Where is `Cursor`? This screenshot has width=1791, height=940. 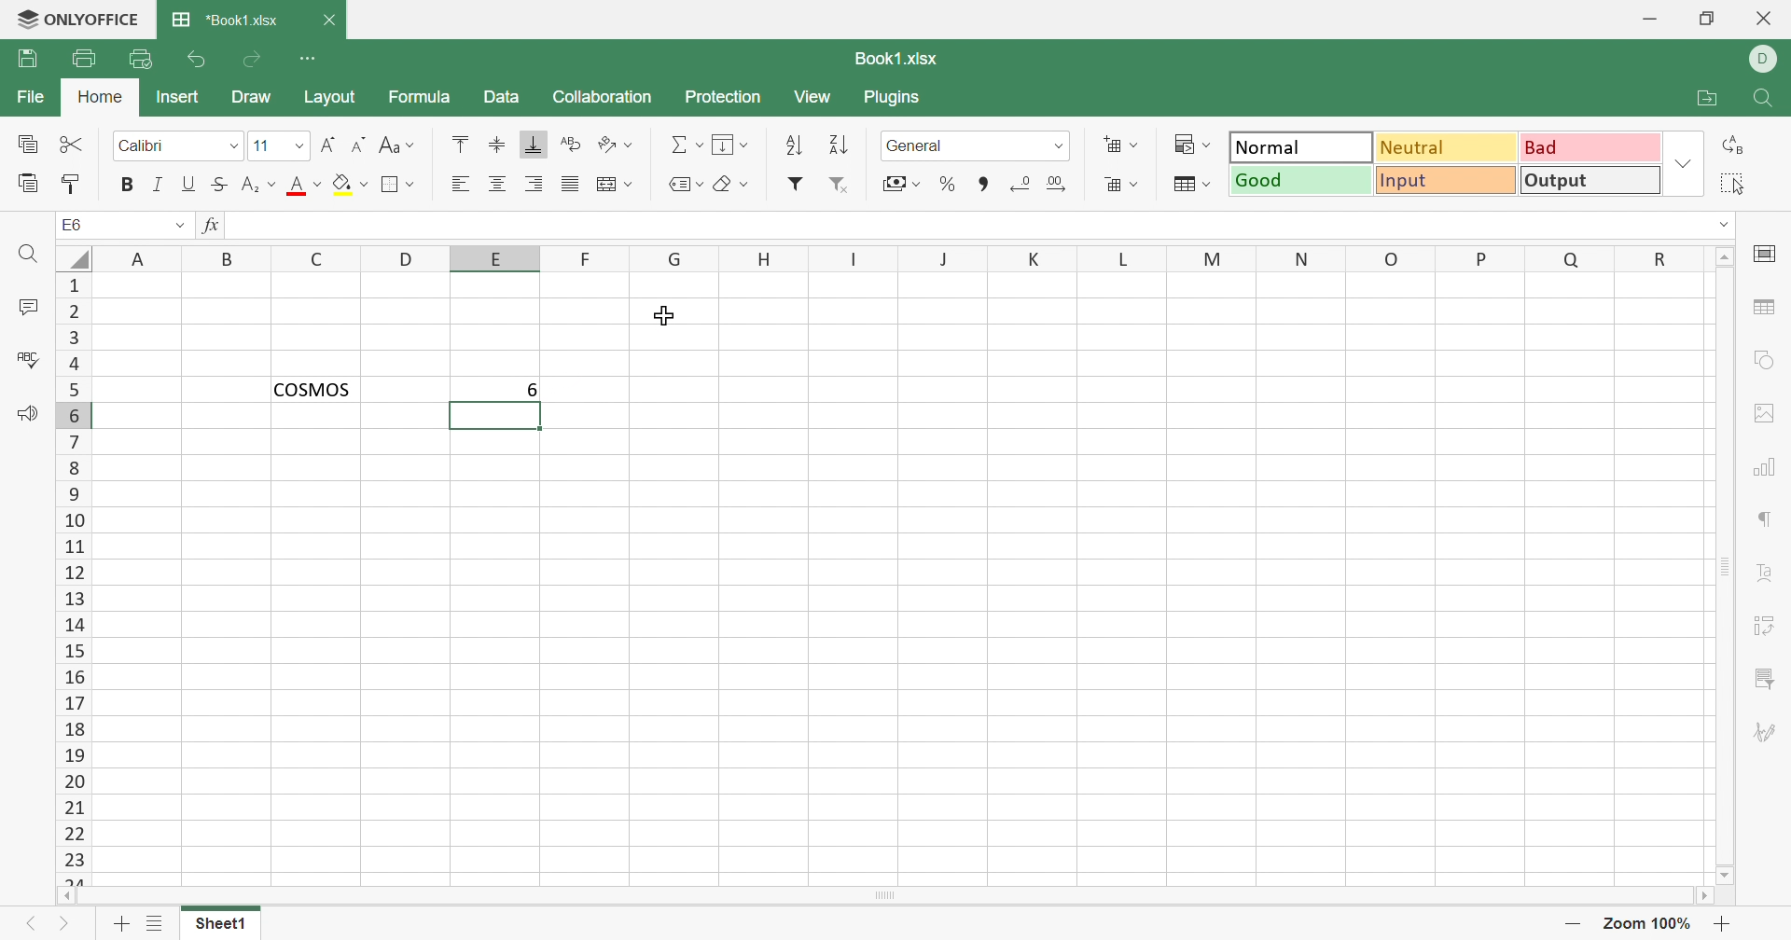 Cursor is located at coordinates (663, 318).